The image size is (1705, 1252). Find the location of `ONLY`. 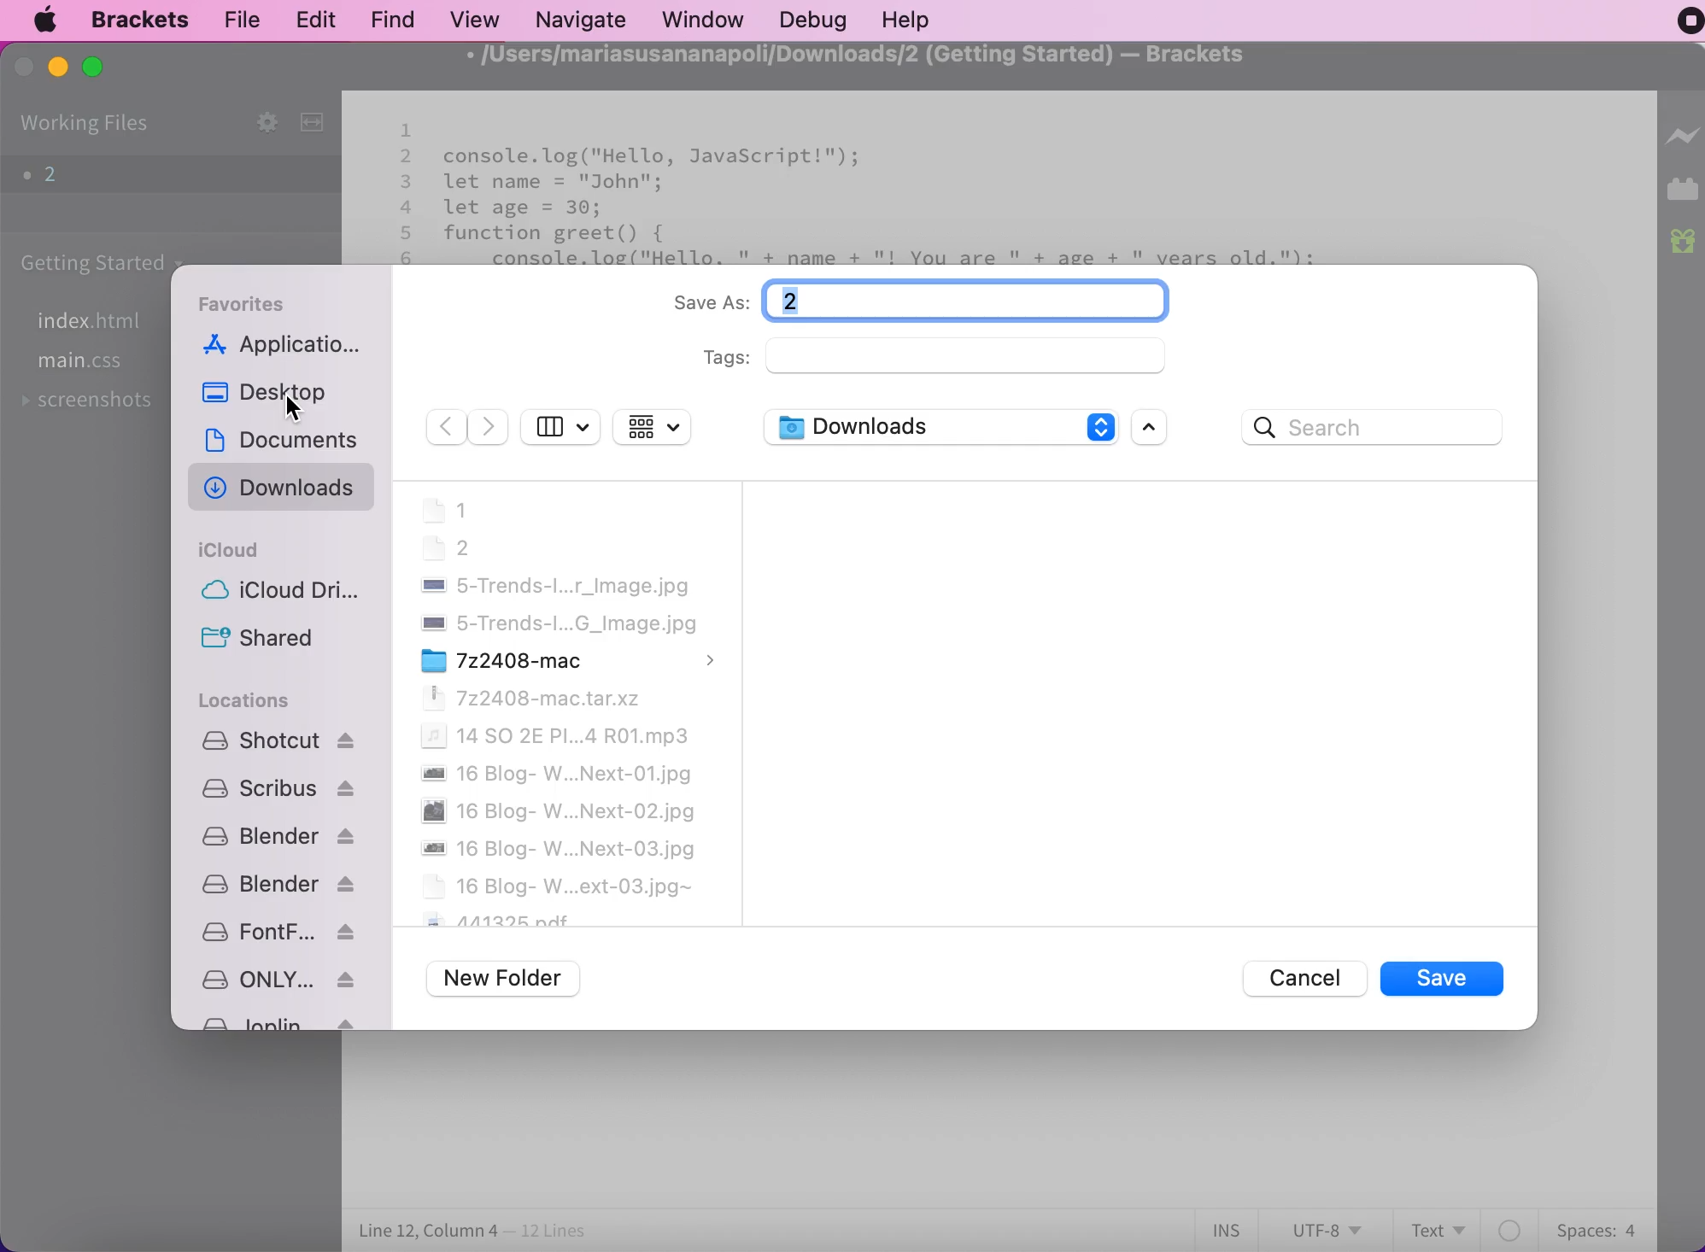

ONLY is located at coordinates (277, 980).